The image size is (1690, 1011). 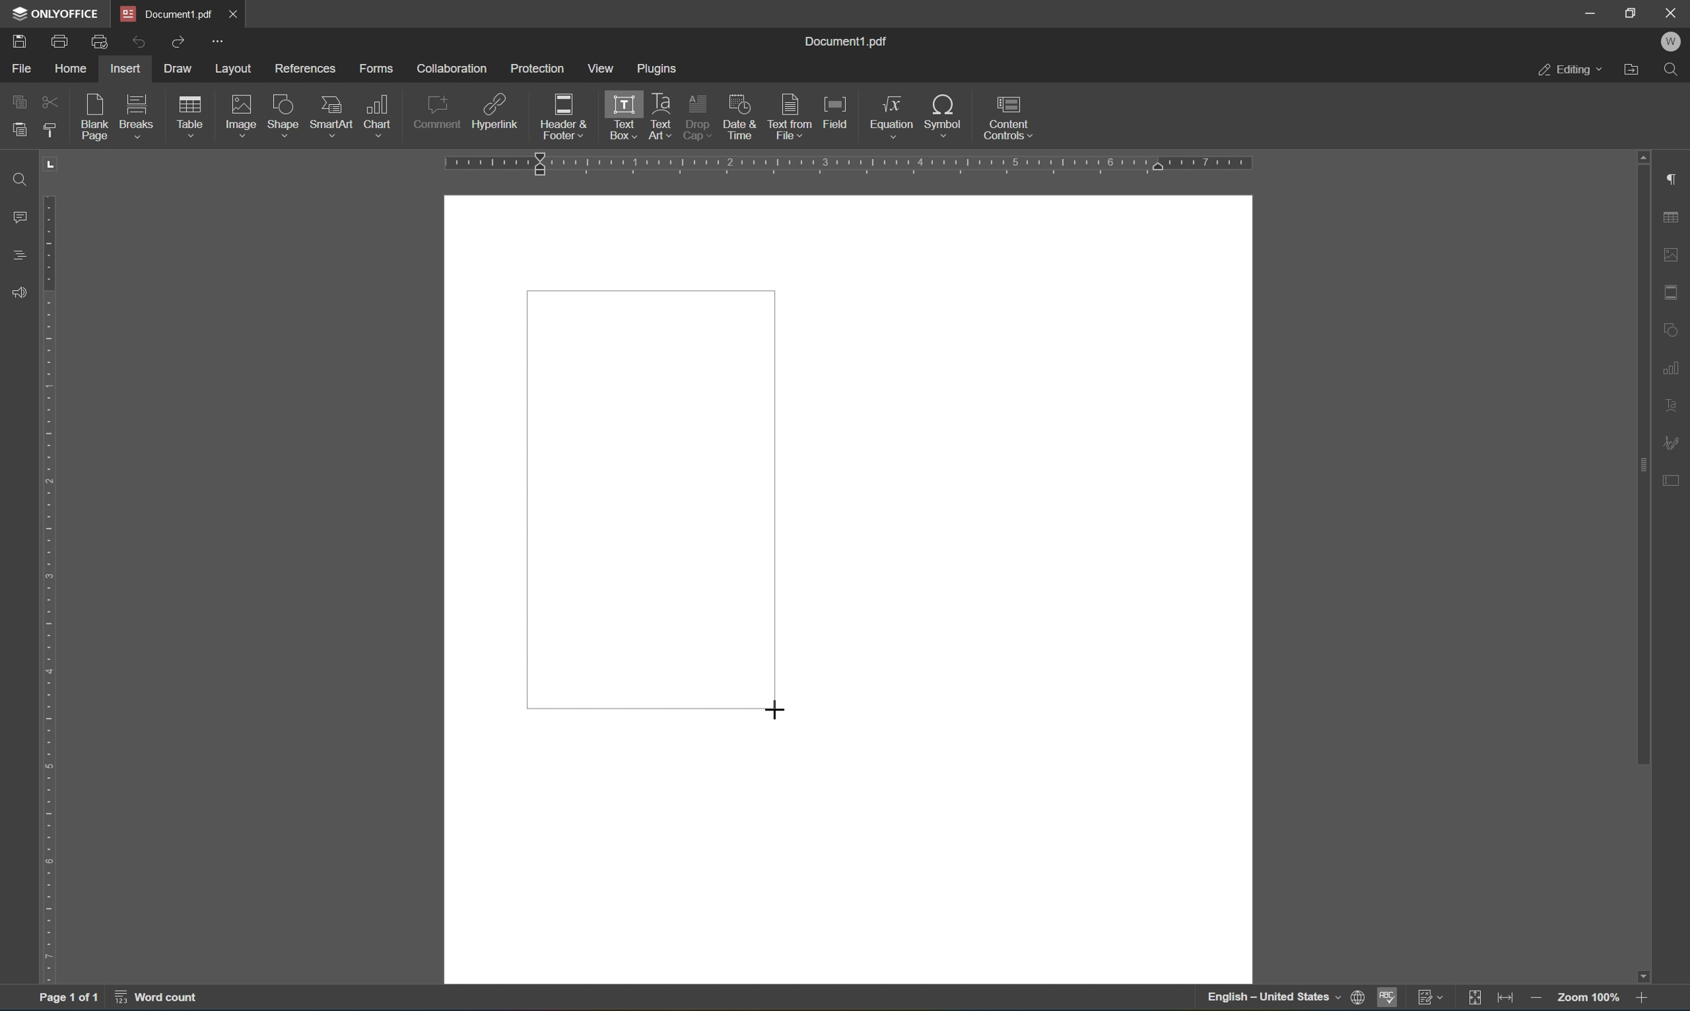 I want to click on Restore down, so click(x=1631, y=13).